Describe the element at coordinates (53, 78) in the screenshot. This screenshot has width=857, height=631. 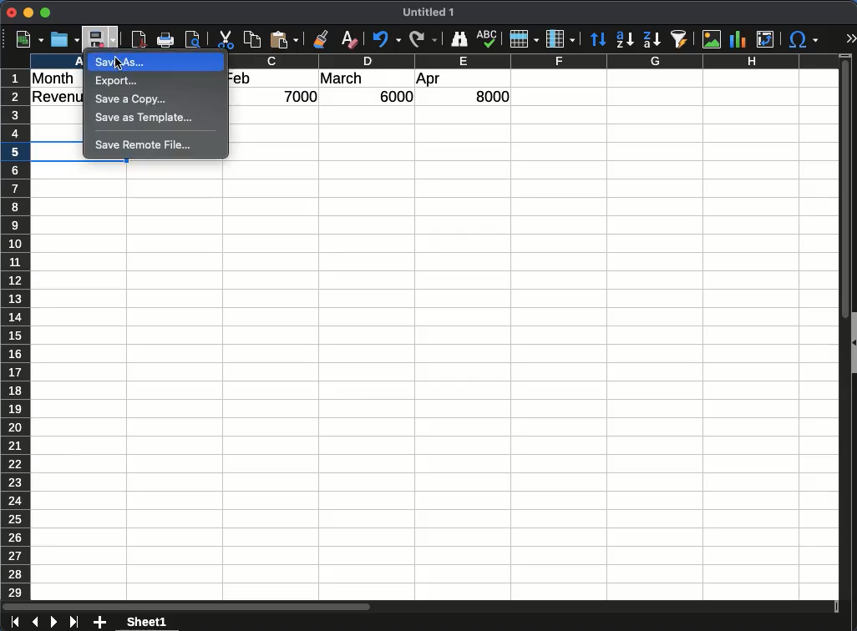
I see `month` at that location.